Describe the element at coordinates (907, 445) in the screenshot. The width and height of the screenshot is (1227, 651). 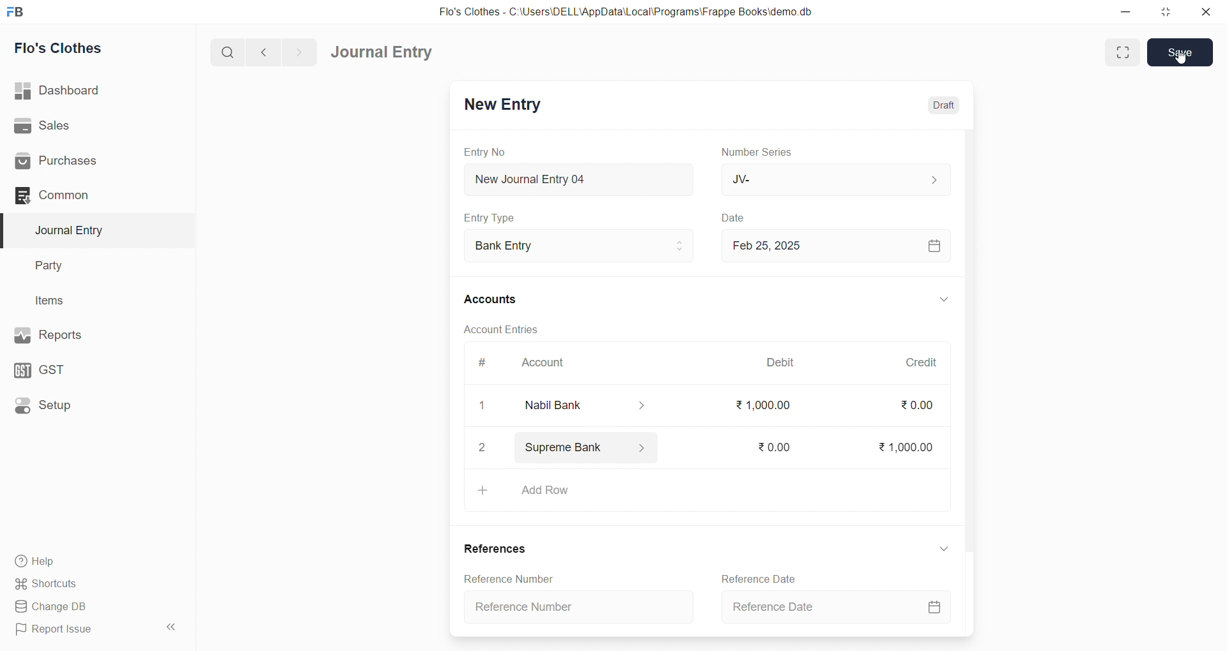
I see `₹ 1000.00` at that location.